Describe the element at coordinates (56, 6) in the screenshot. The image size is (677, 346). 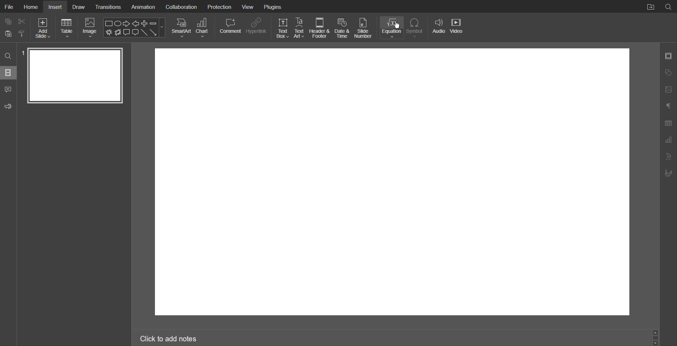
I see `Insert` at that location.